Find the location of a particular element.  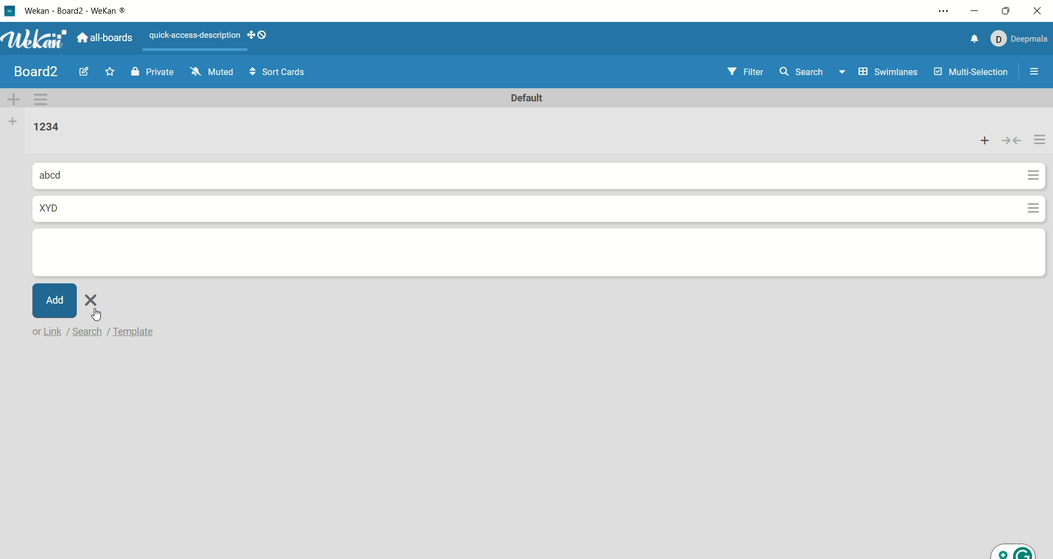

add list is located at coordinates (12, 121).